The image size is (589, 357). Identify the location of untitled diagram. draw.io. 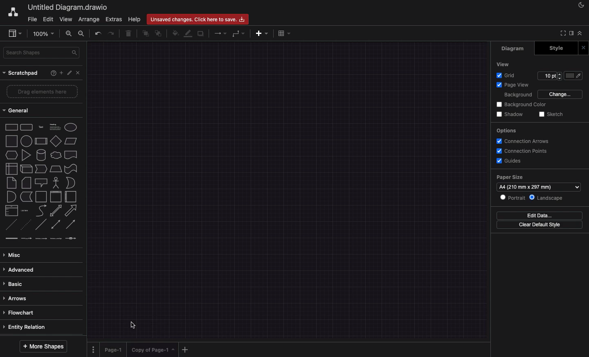
(67, 7).